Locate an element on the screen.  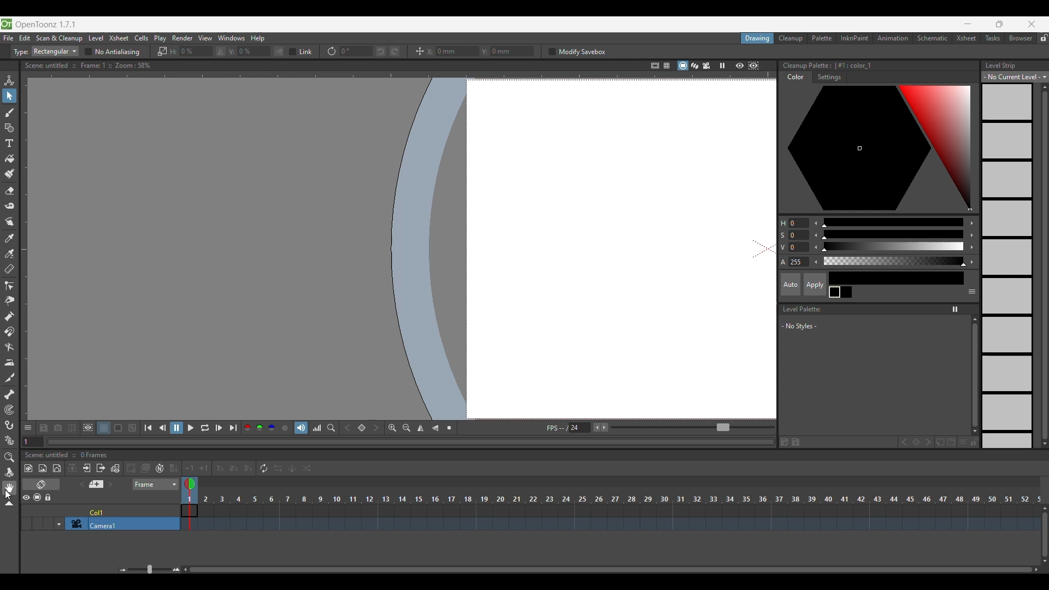
Red channel is located at coordinates (247, 426).